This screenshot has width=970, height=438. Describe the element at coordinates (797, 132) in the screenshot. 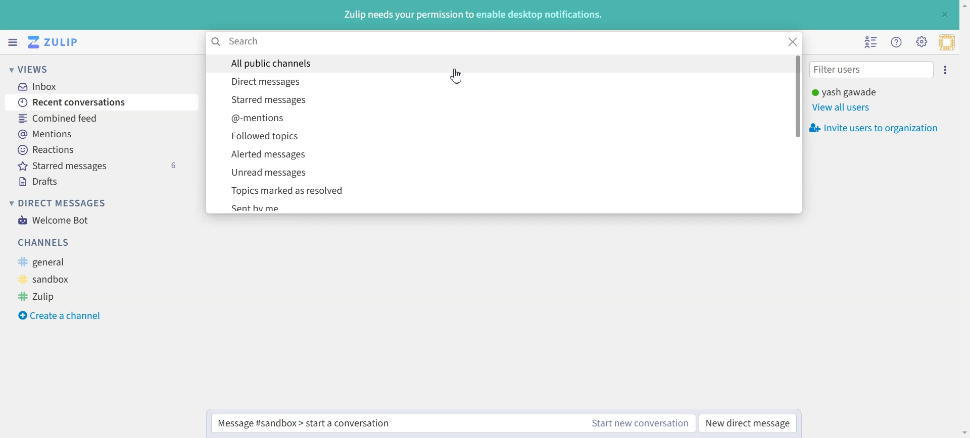

I see `Vertical scroll bar` at that location.